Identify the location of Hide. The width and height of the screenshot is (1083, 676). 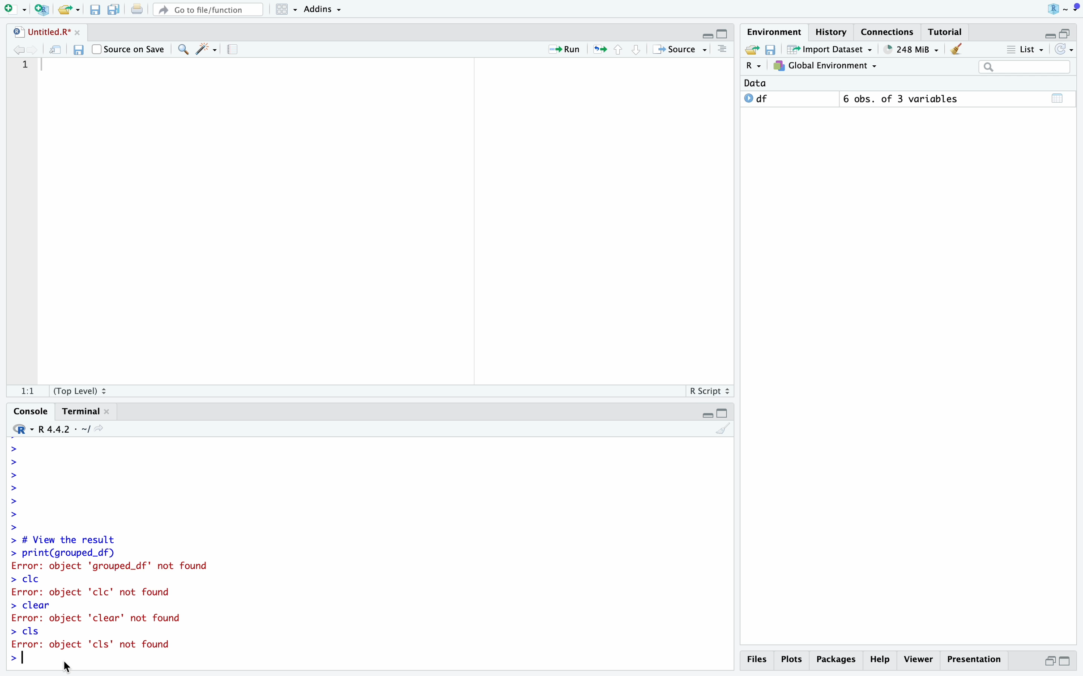
(1050, 33).